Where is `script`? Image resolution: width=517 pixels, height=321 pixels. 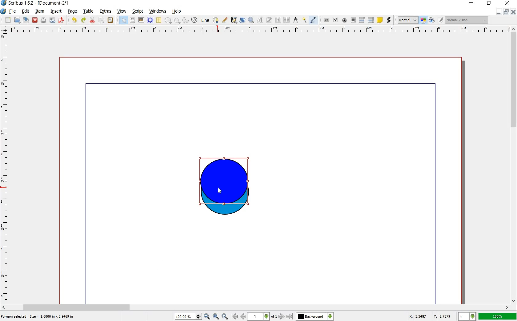
script is located at coordinates (138, 11).